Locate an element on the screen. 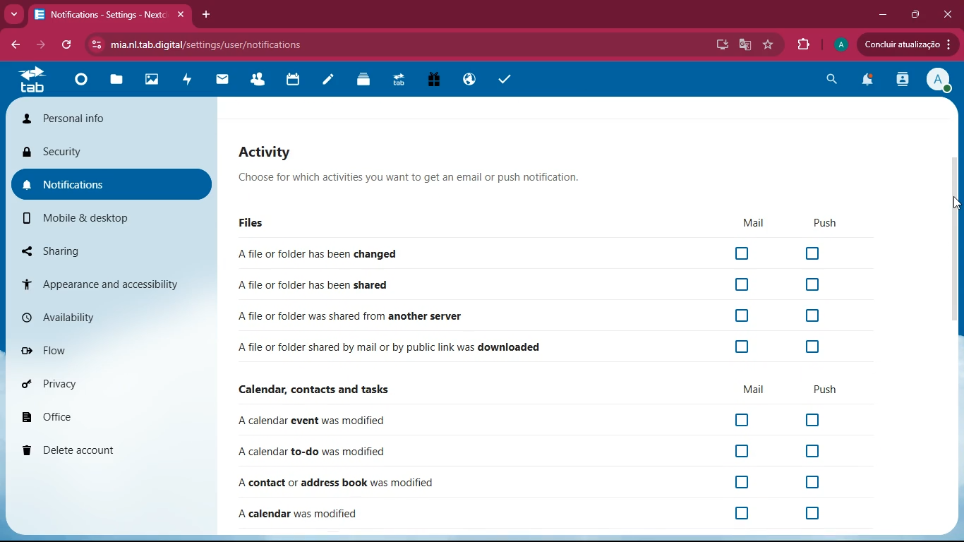  appearance and accessibility is located at coordinates (110, 283).